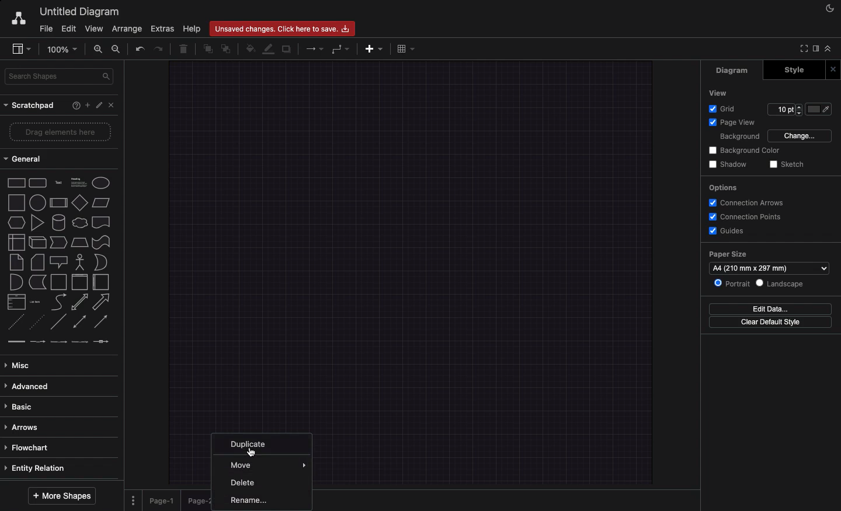  What do you see at coordinates (162, 29) in the screenshot?
I see `Extras` at bounding box center [162, 29].